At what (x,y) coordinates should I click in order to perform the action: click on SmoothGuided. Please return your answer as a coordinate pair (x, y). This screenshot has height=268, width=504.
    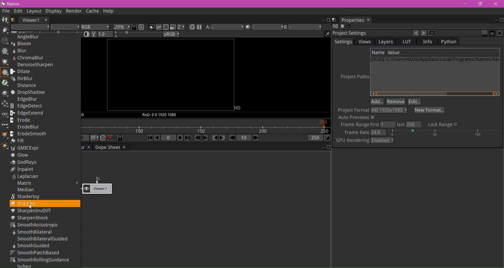
    Looking at the image, I should click on (31, 246).